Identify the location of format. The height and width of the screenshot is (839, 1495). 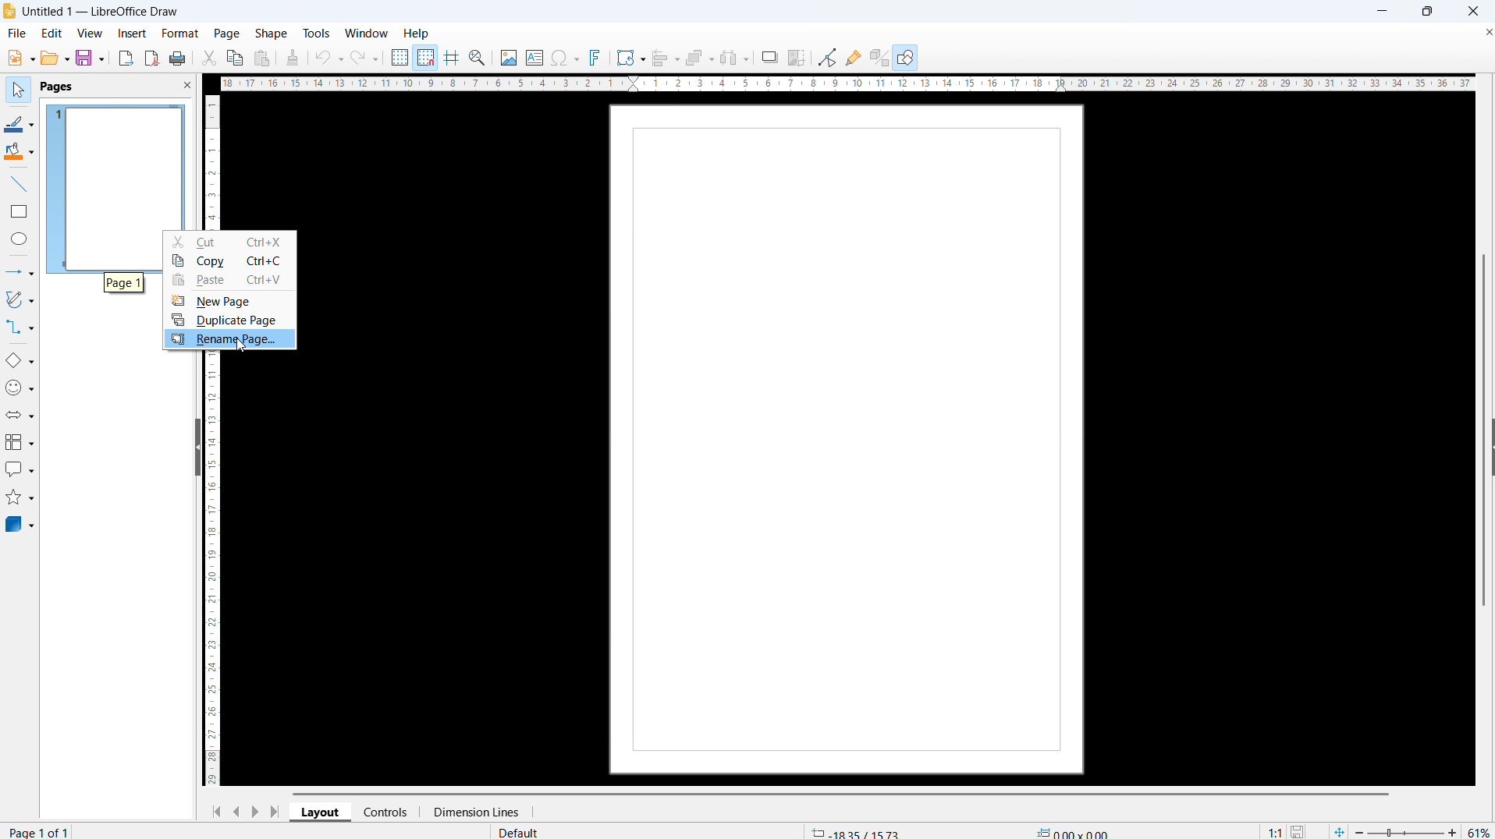
(180, 34).